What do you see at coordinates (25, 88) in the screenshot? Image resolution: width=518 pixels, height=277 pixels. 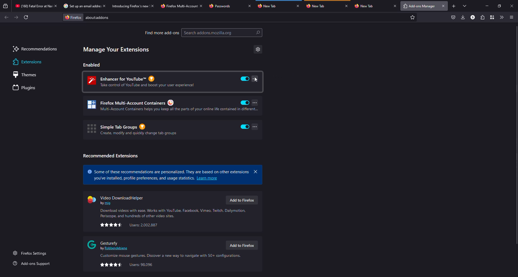 I see `plugins` at bounding box center [25, 88].